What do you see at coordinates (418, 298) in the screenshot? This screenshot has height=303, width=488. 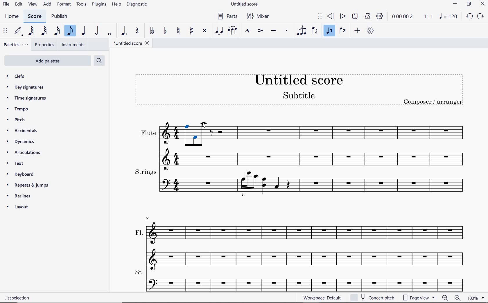 I see `page view` at bounding box center [418, 298].